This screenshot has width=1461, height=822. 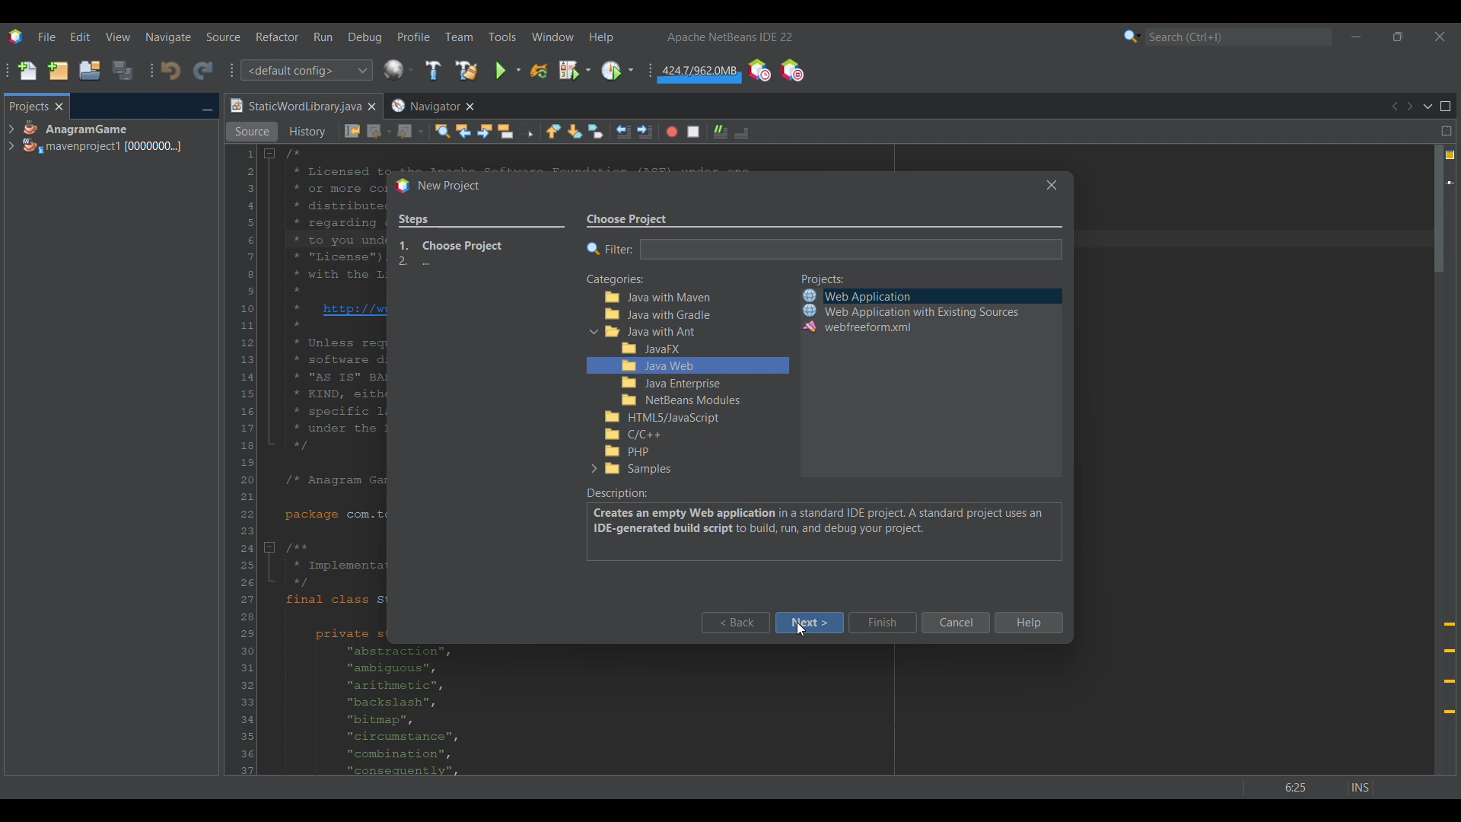 What do you see at coordinates (277, 37) in the screenshot?
I see `Refactor menu` at bounding box center [277, 37].